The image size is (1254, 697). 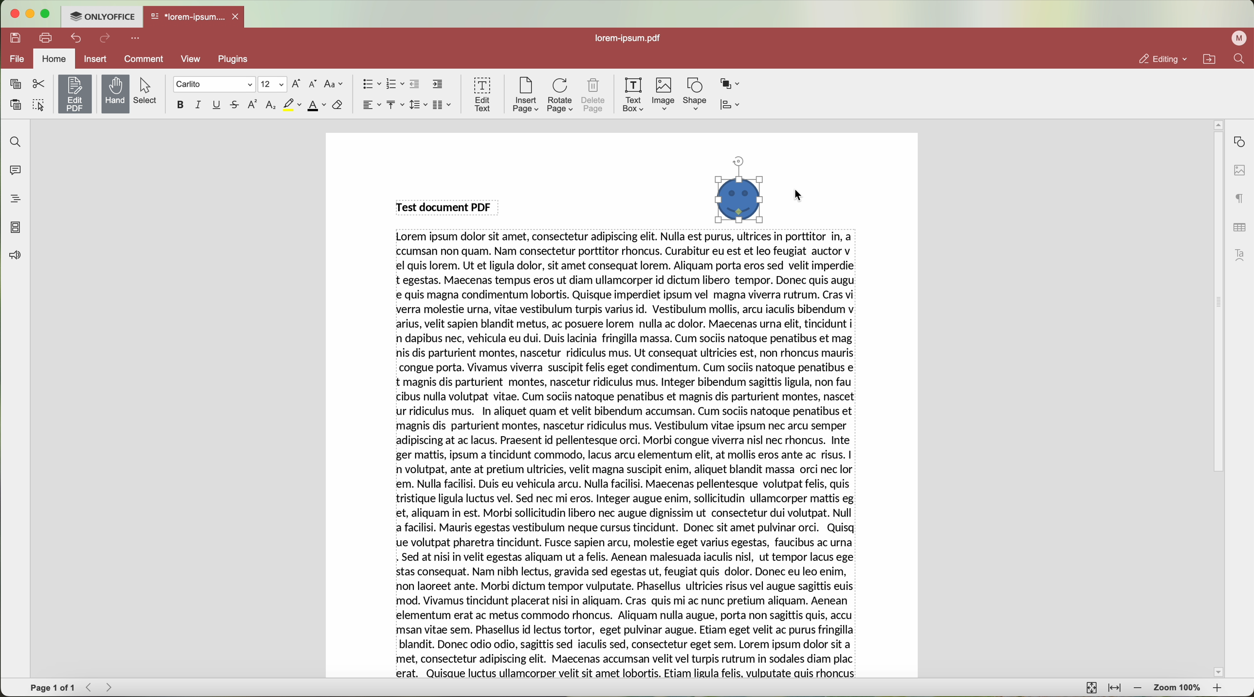 I want to click on bold, so click(x=179, y=105).